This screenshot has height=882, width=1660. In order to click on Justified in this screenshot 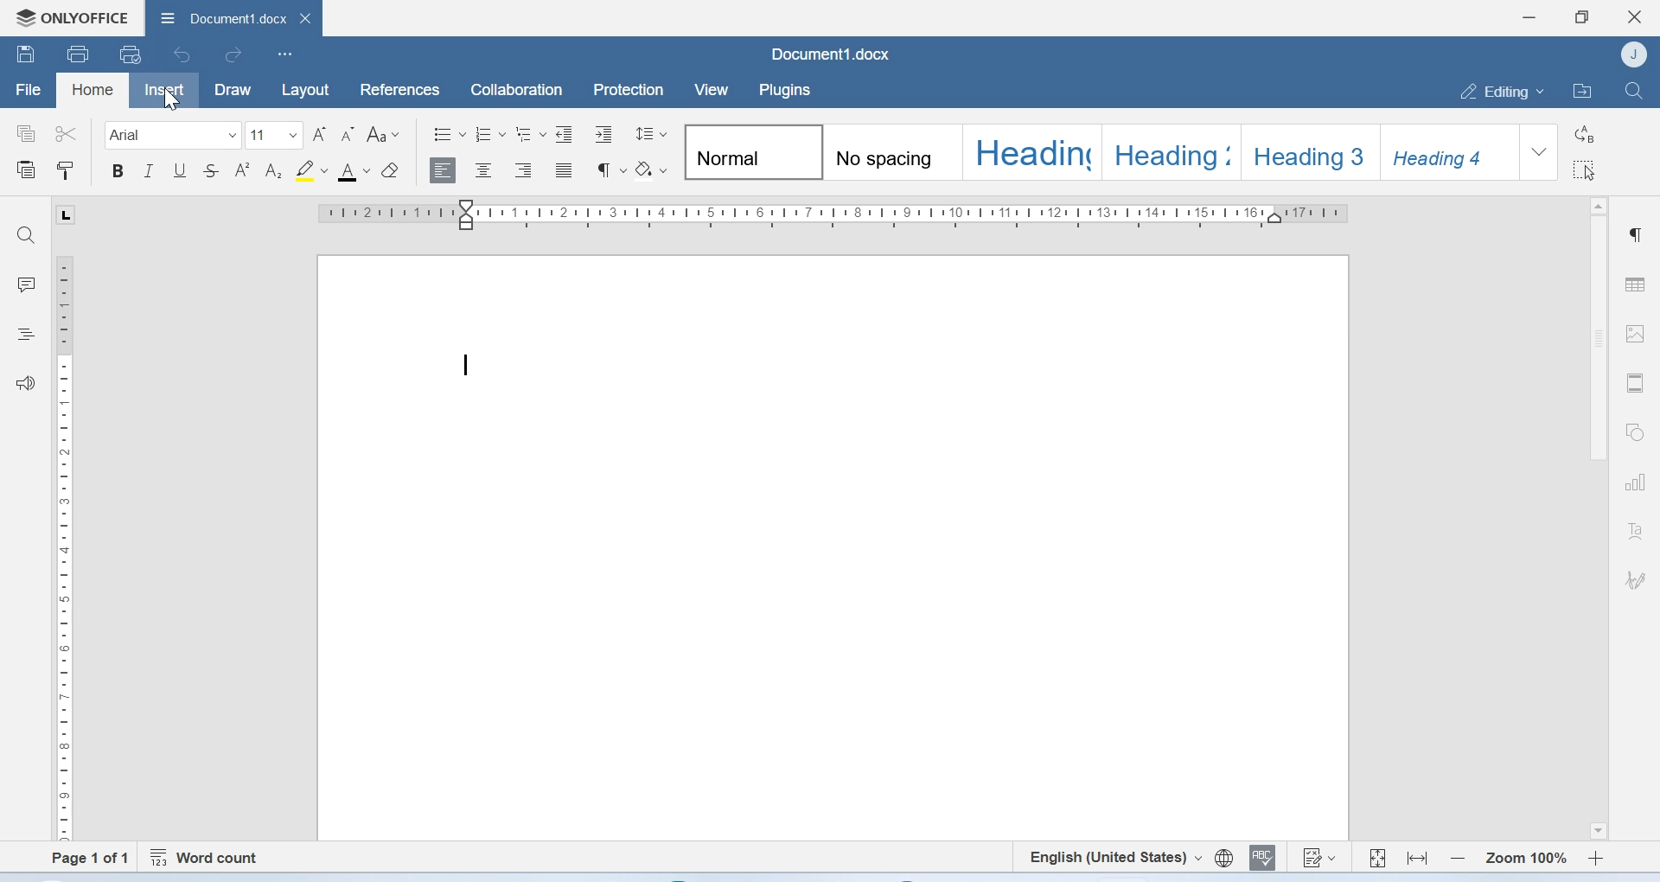, I will do `click(563, 171)`.